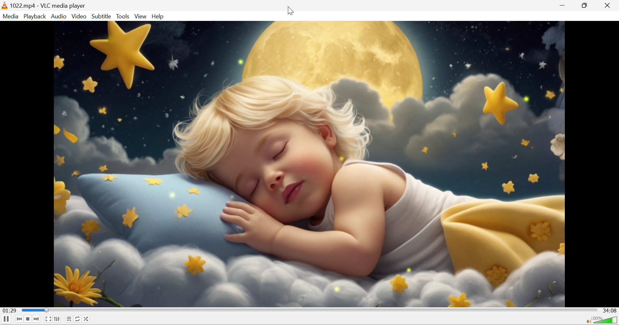  Describe the element at coordinates (141, 17) in the screenshot. I see `View` at that location.